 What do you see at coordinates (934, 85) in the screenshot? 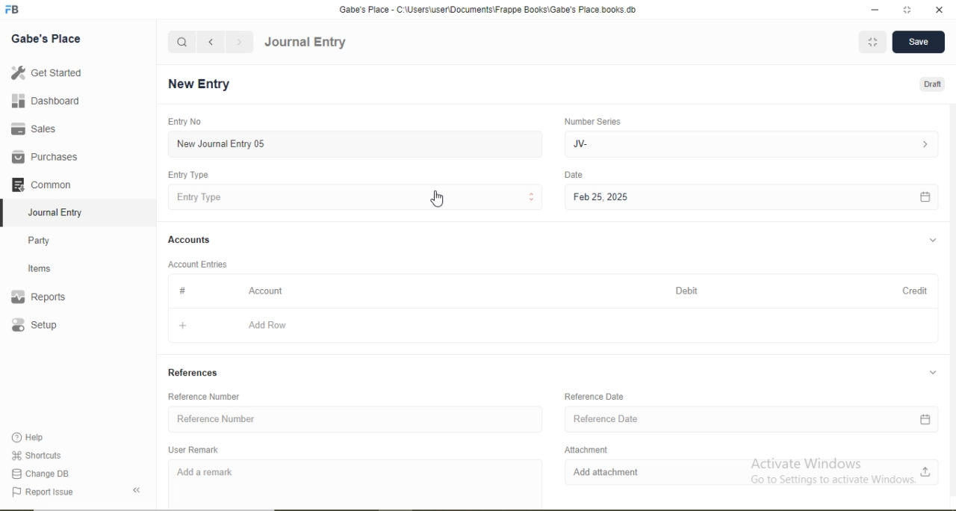
I see `Draft` at bounding box center [934, 85].